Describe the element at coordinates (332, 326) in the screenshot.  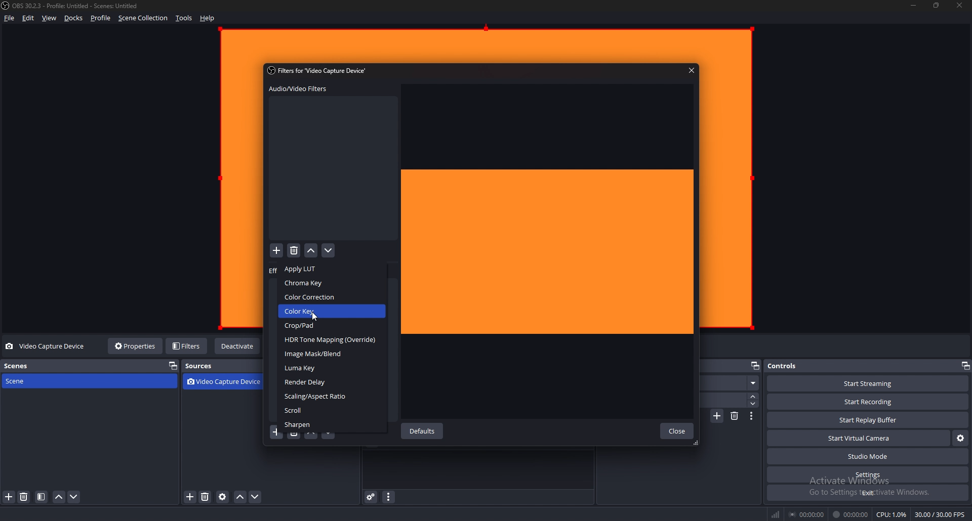
I see `crop/pad` at that location.